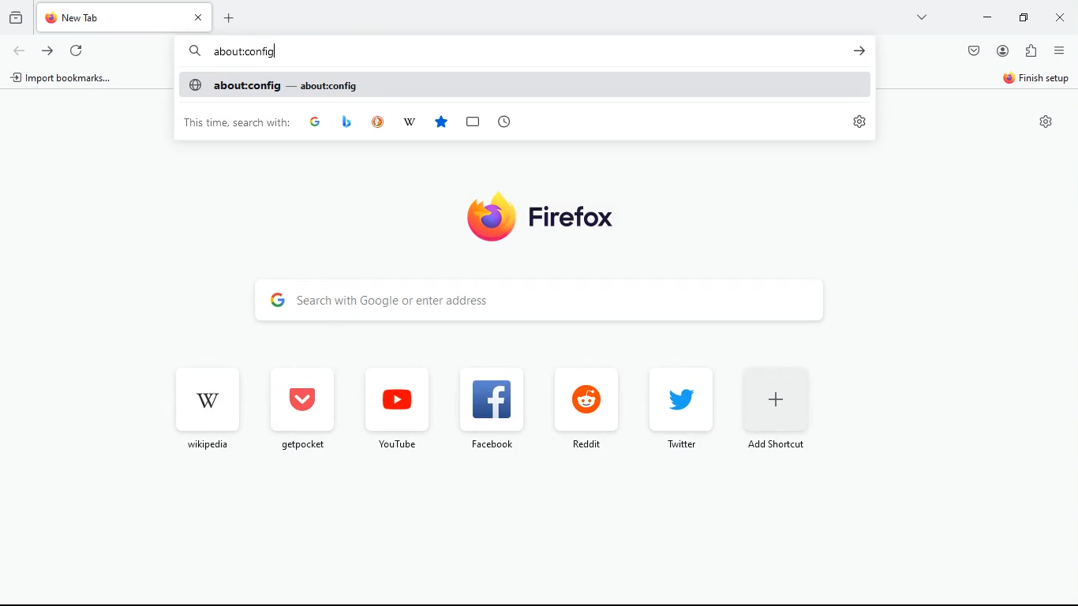 Image resolution: width=1078 pixels, height=606 pixels. Describe the element at coordinates (300, 408) in the screenshot. I see `getpocket` at that location.